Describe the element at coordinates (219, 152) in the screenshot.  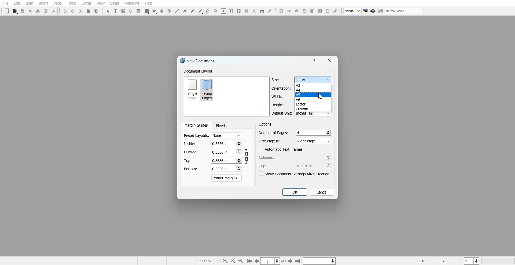
I see `0.5556 in` at that location.